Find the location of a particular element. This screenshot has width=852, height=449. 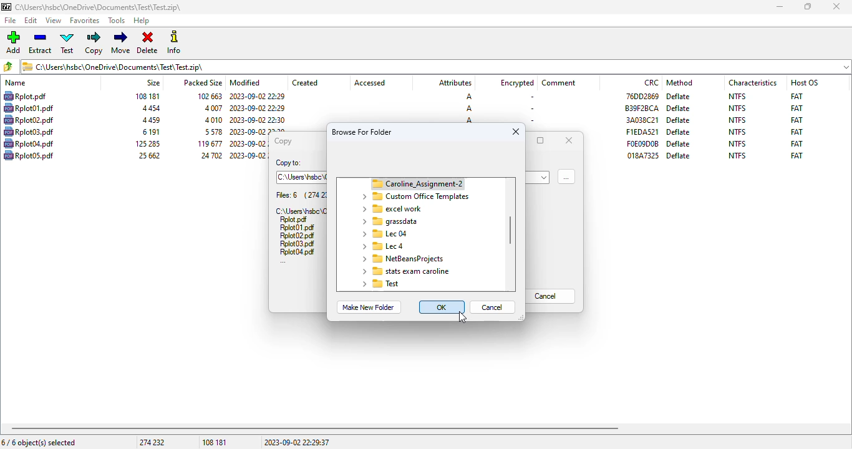

274 232 is located at coordinates (152, 442).